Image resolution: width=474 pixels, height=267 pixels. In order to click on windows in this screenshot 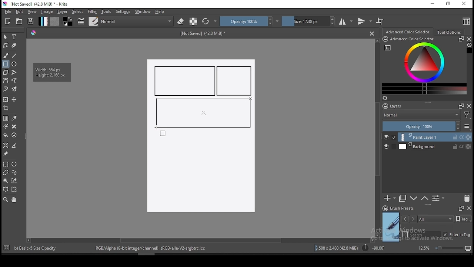, I will do `click(143, 11)`.